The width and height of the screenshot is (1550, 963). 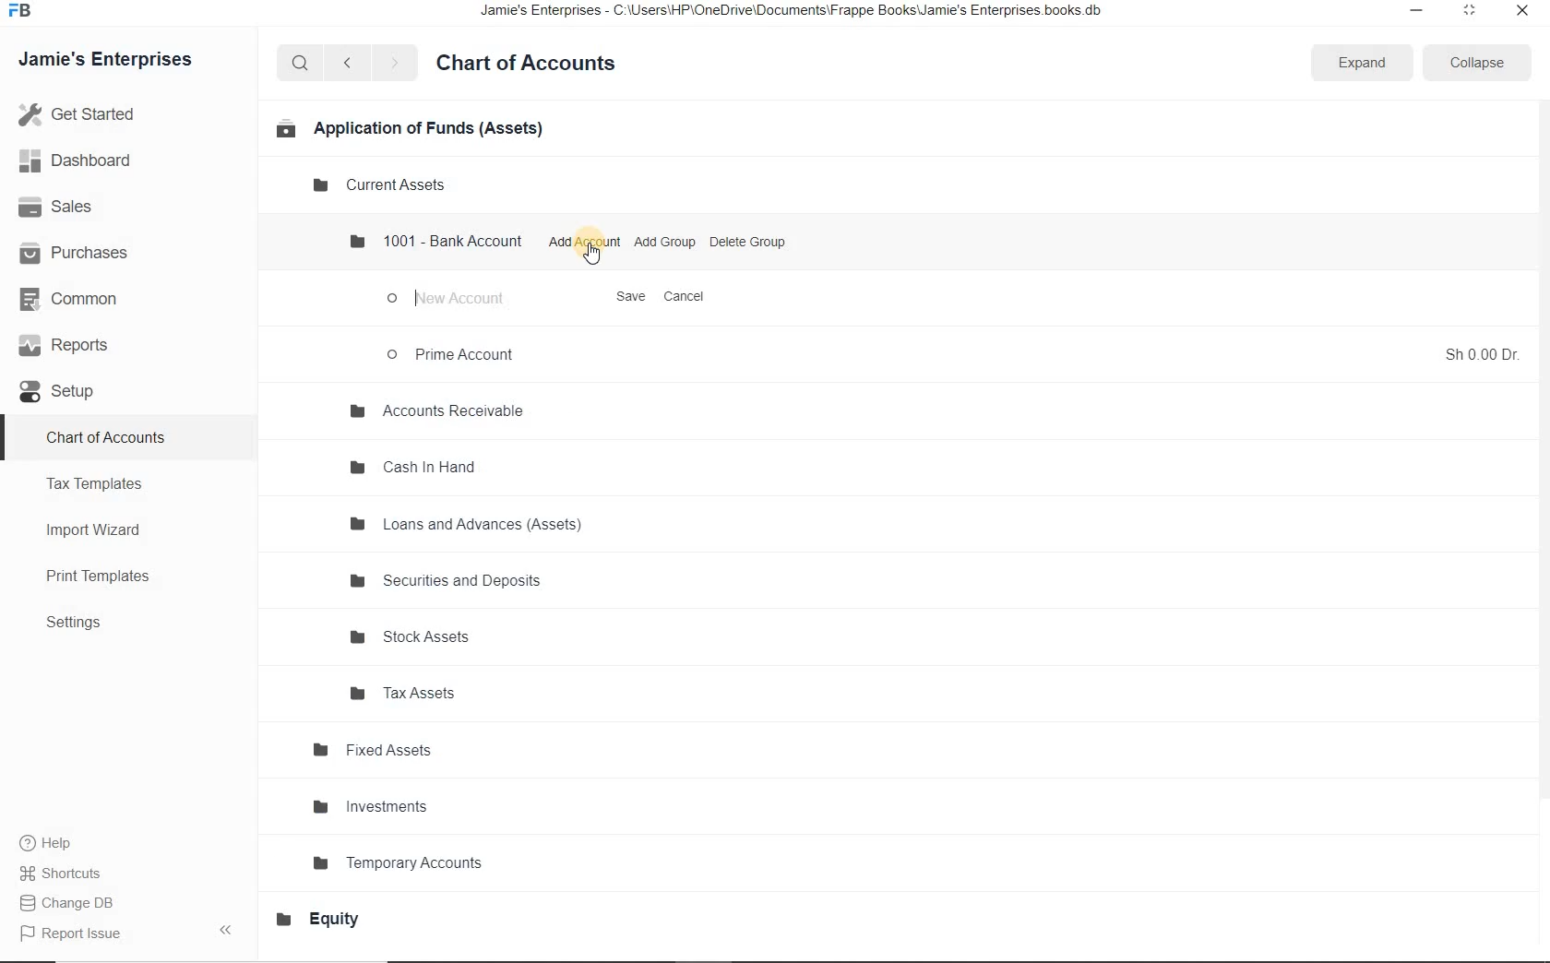 What do you see at coordinates (416, 638) in the screenshot?
I see `Stock Assets` at bounding box center [416, 638].